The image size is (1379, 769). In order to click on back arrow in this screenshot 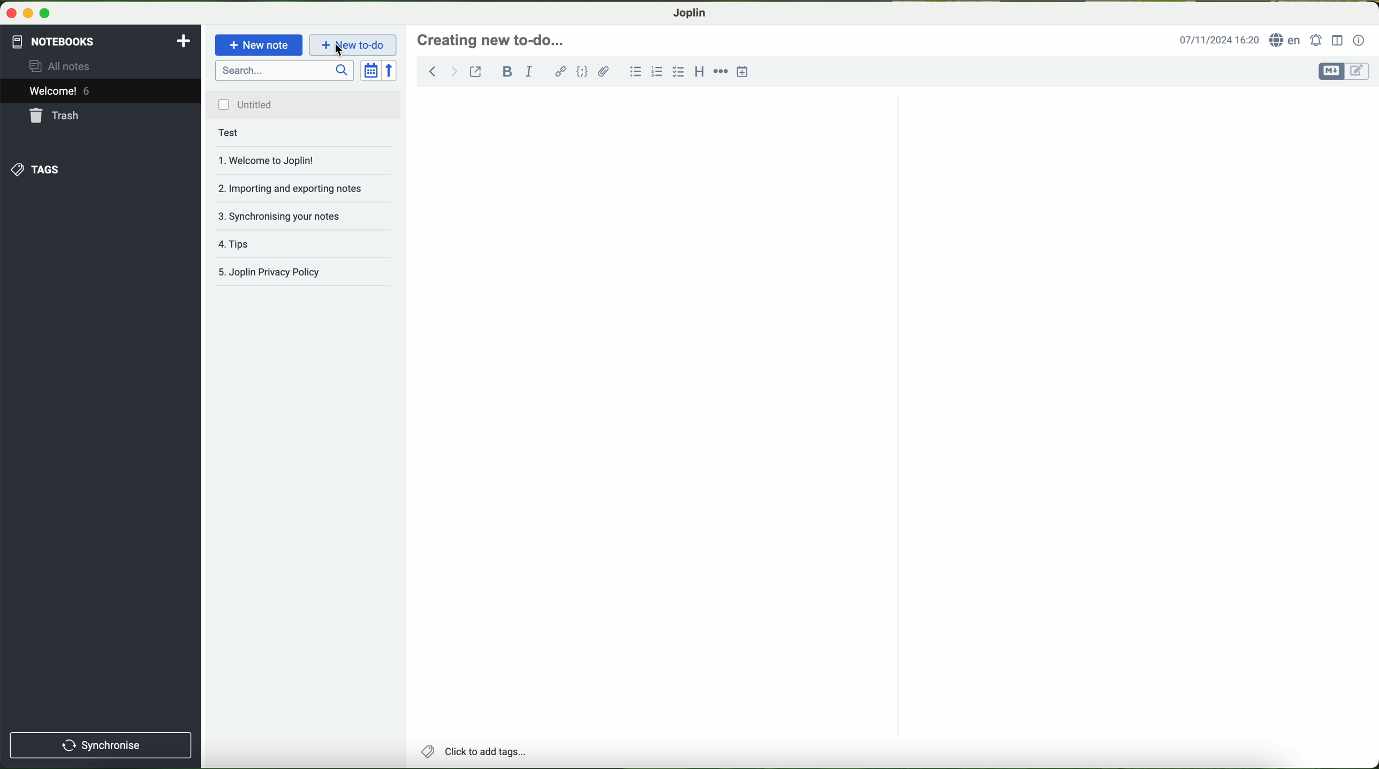, I will do `click(442, 70)`.